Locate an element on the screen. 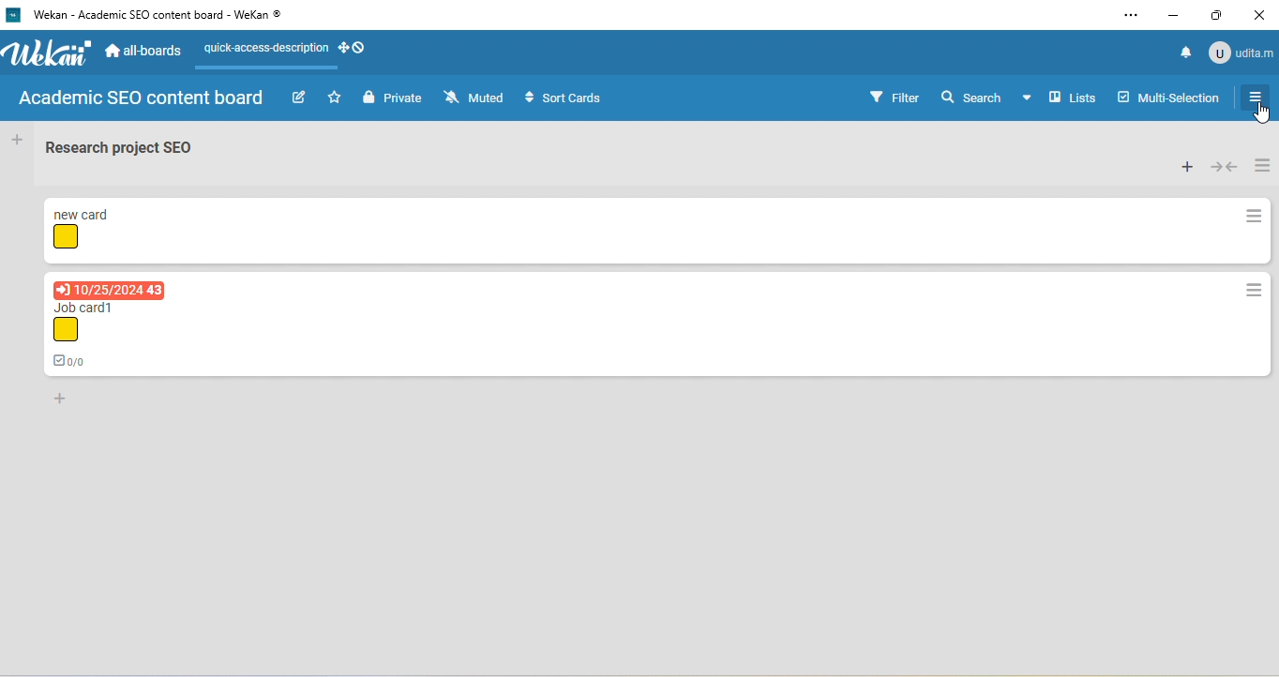  new card is located at coordinates (85, 212).